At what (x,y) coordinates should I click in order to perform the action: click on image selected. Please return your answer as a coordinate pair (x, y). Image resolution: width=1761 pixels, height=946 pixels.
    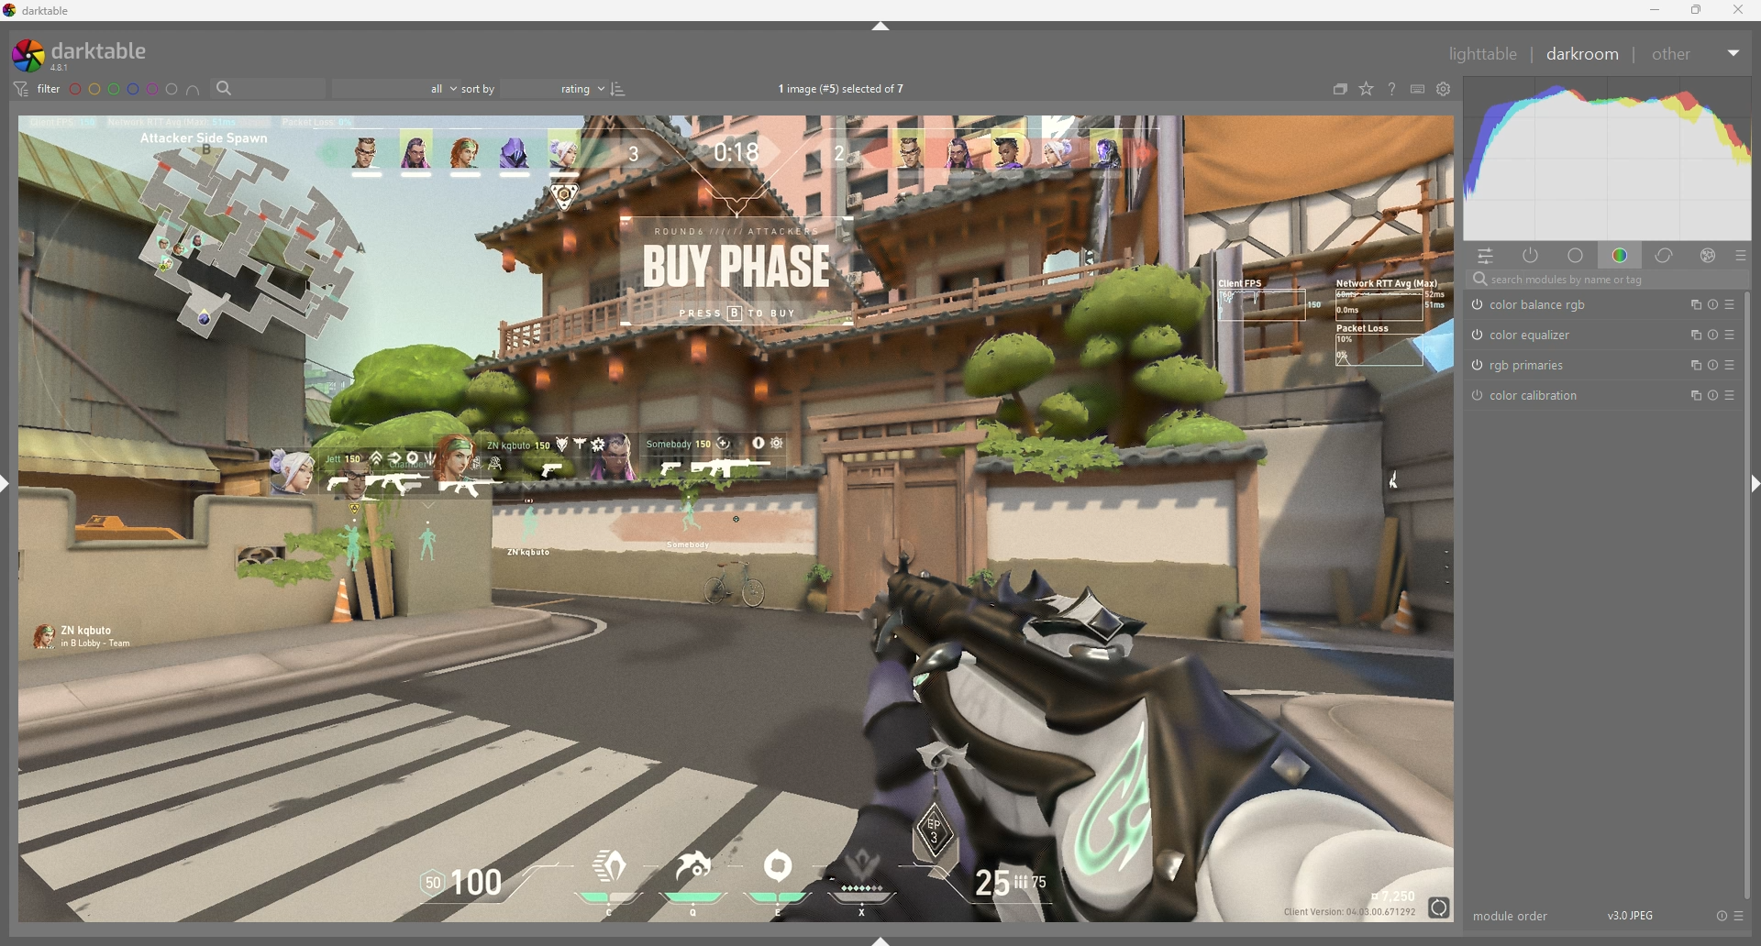
    Looking at the image, I should click on (848, 88).